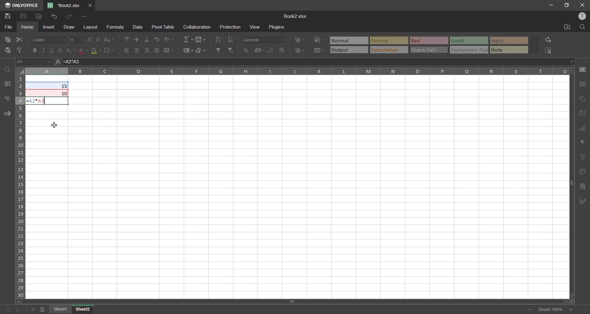 The height and width of the screenshot is (314, 590). I want to click on sub/superscript, so click(72, 50).